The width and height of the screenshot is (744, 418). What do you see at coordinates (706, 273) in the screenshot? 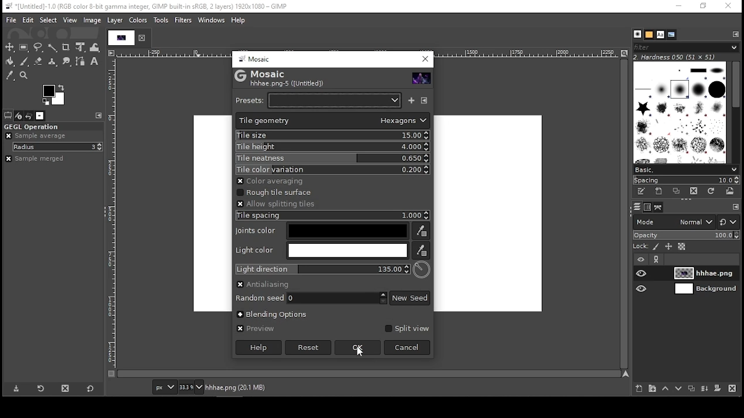
I see `layer ` at bounding box center [706, 273].